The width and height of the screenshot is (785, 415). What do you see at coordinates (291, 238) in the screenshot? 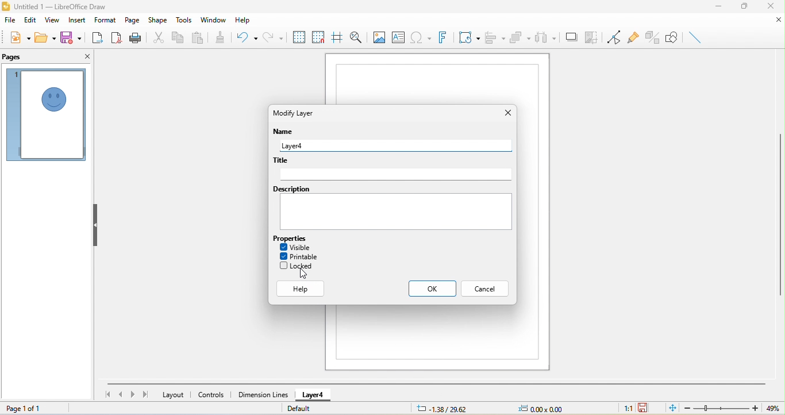
I see `properties` at bounding box center [291, 238].